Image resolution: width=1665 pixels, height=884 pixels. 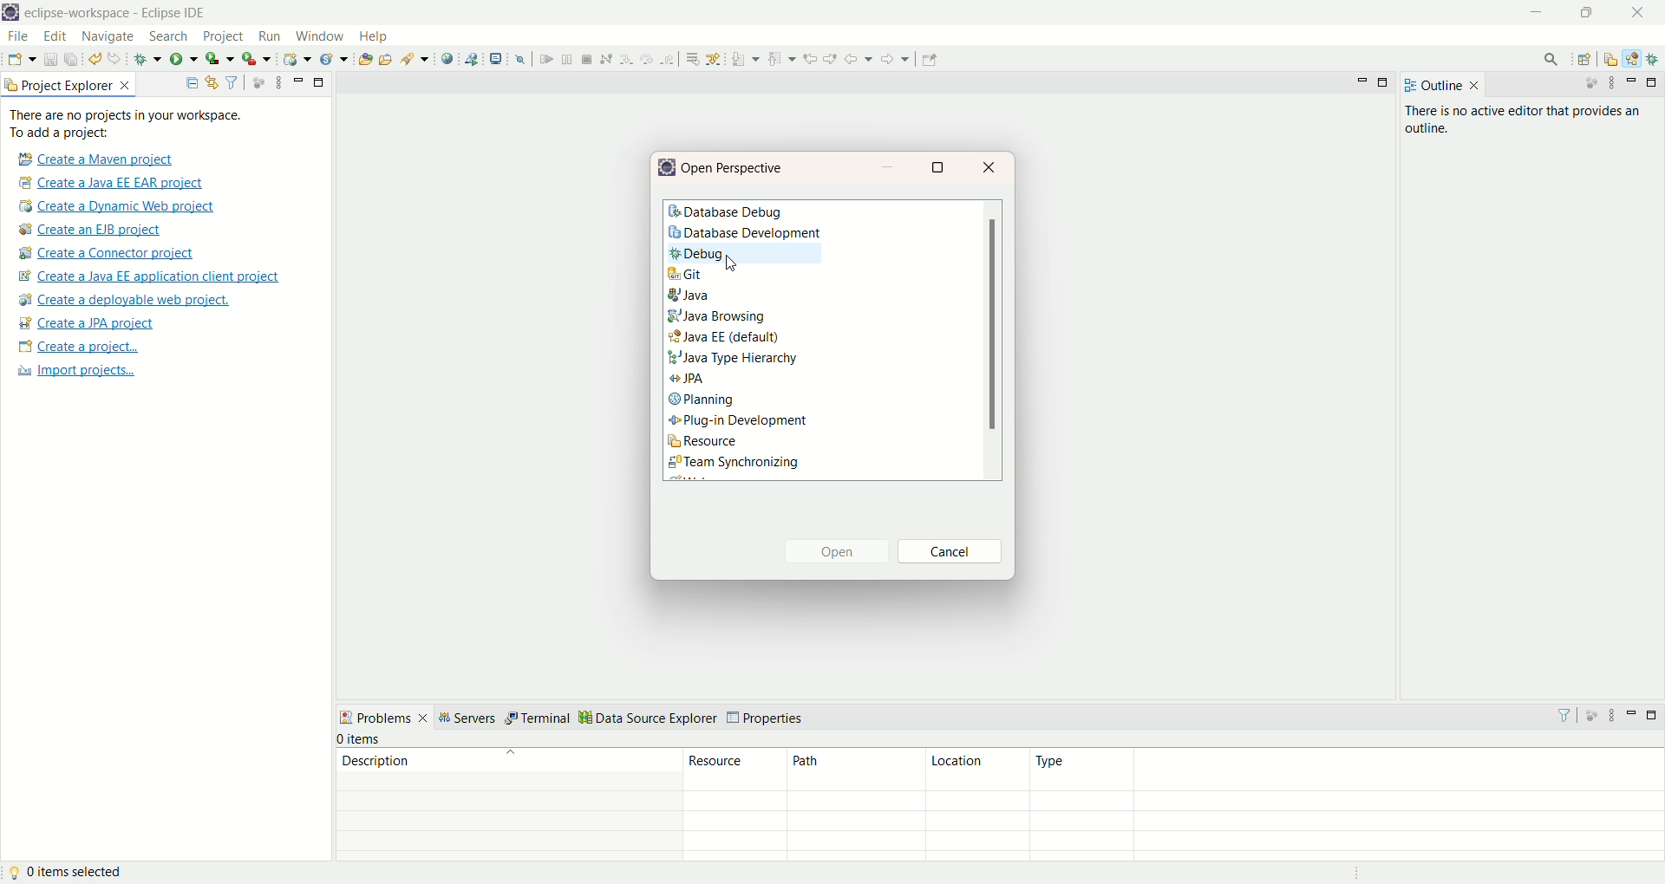 What do you see at coordinates (90, 230) in the screenshot?
I see `create an EJB project` at bounding box center [90, 230].